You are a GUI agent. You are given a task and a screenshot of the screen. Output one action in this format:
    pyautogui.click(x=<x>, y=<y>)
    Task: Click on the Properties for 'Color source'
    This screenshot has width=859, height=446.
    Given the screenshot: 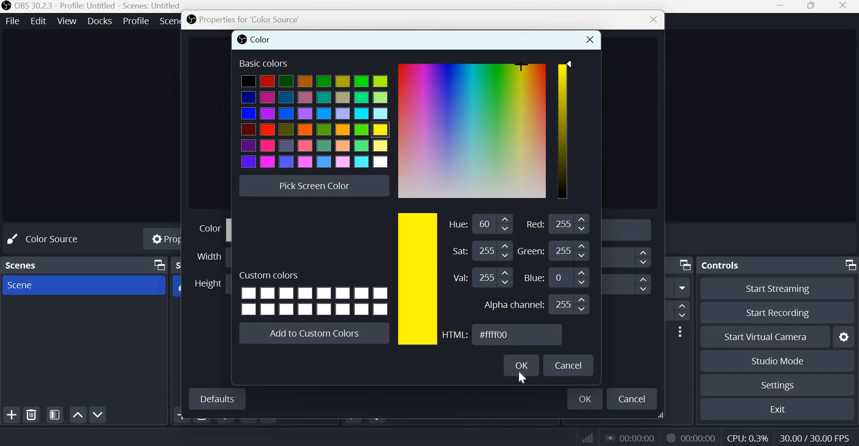 What is the action you would take?
    pyautogui.click(x=243, y=21)
    